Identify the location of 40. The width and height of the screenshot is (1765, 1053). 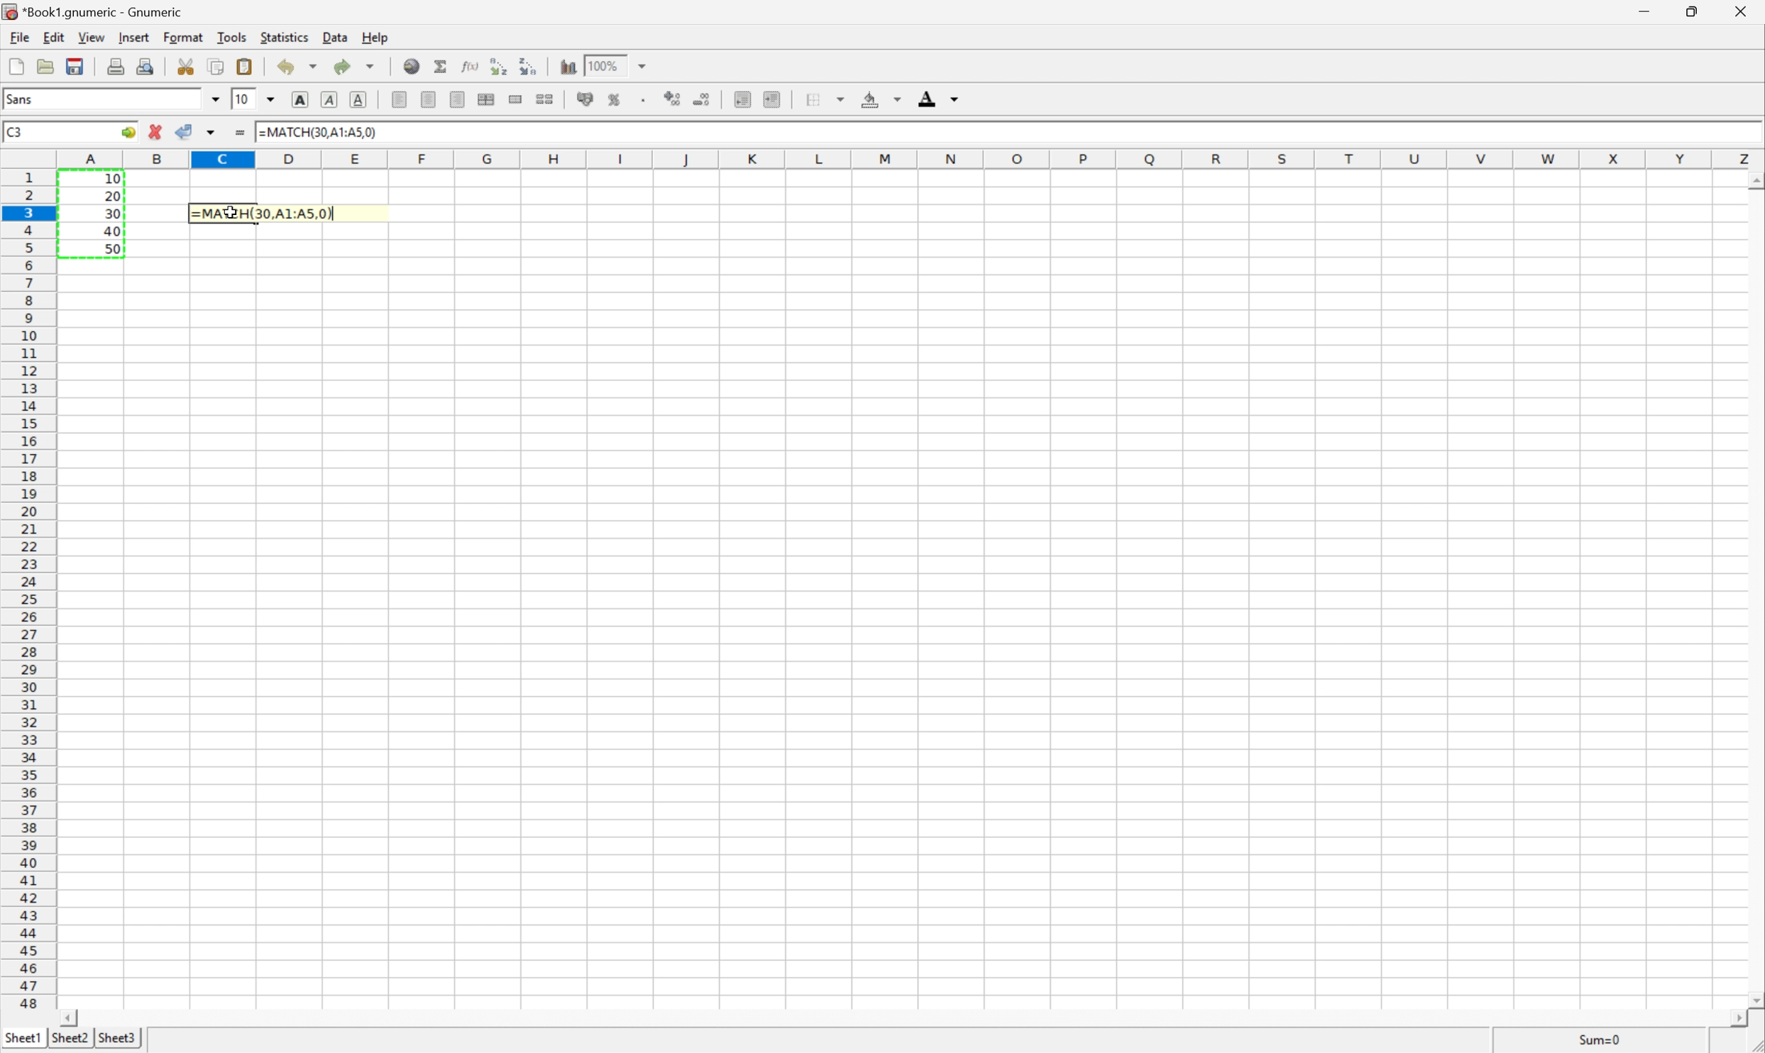
(111, 230).